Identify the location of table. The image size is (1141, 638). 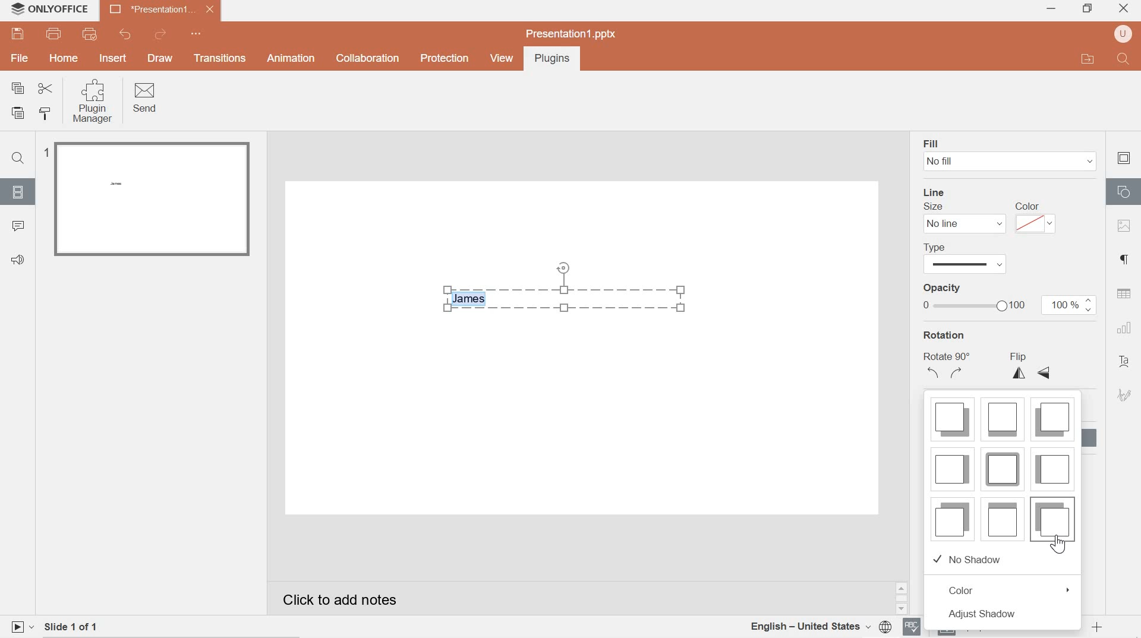
(1124, 293).